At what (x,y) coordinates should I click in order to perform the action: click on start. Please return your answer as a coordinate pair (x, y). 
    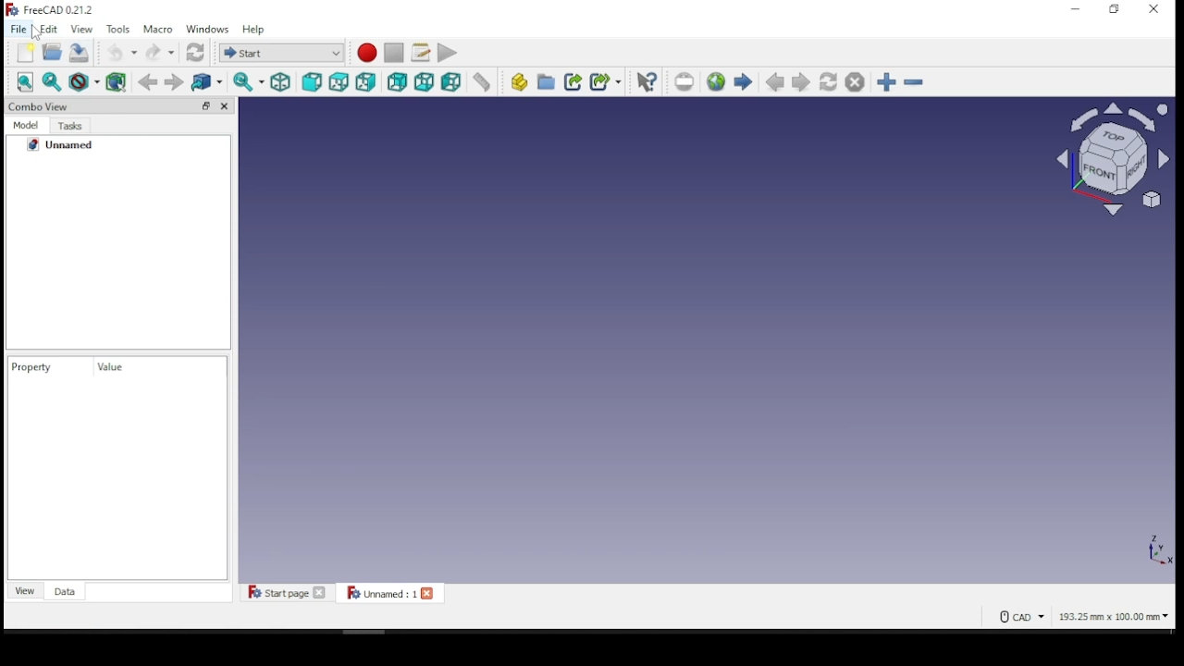
    Looking at the image, I should click on (282, 53).